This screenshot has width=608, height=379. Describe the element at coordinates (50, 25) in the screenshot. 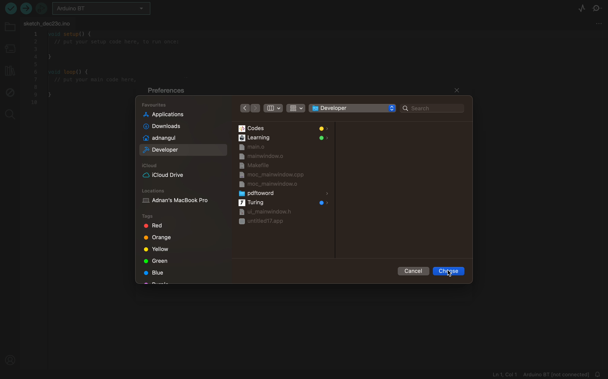

I see `FILE TAB` at that location.